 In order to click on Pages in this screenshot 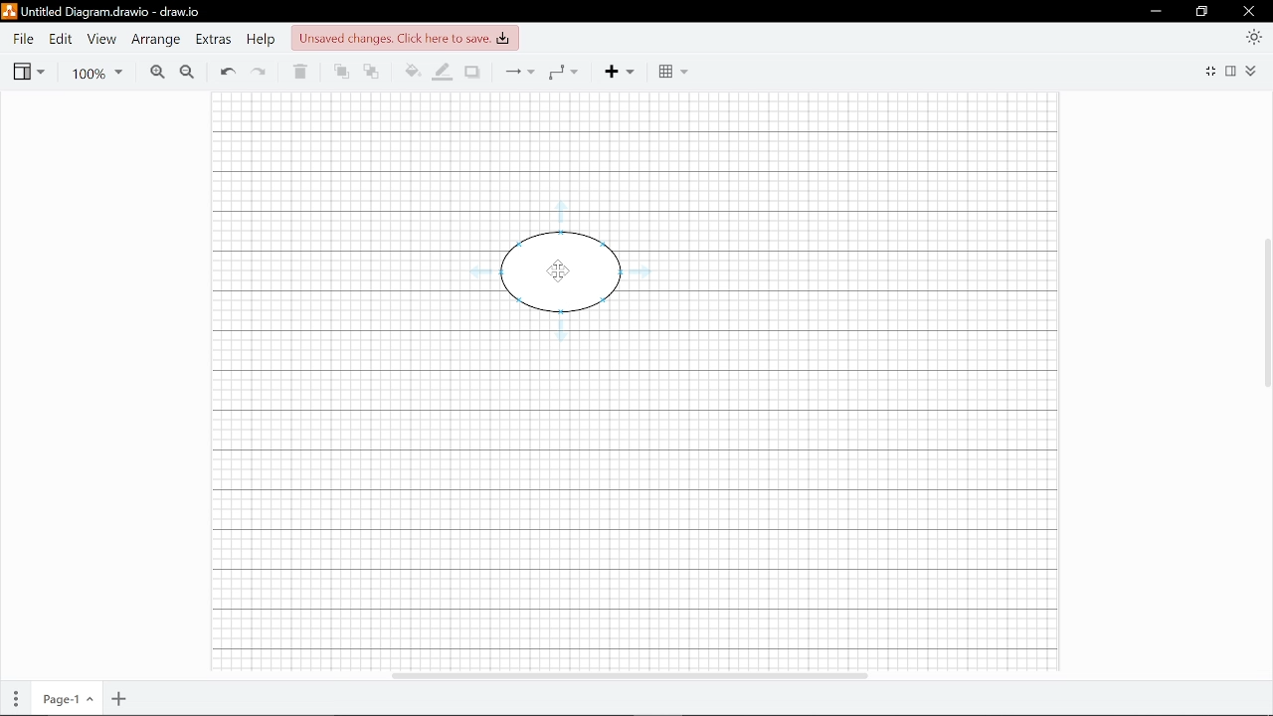, I will do `click(17, 699)`.